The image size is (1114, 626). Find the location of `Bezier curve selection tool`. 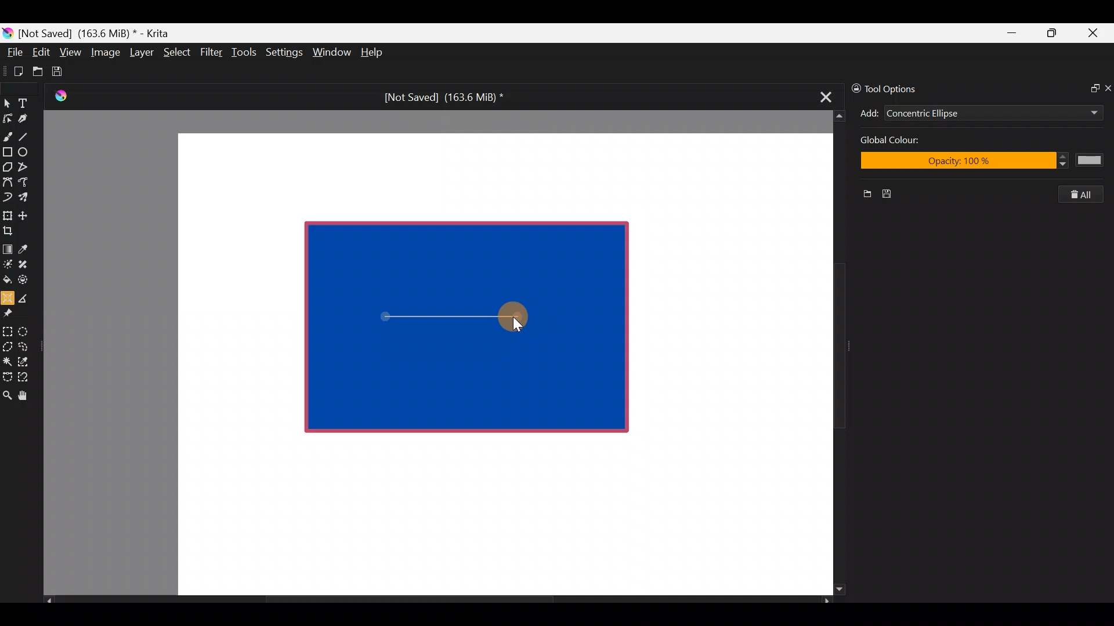

Bezier curve selection tool is located at coordinates (7, 376).